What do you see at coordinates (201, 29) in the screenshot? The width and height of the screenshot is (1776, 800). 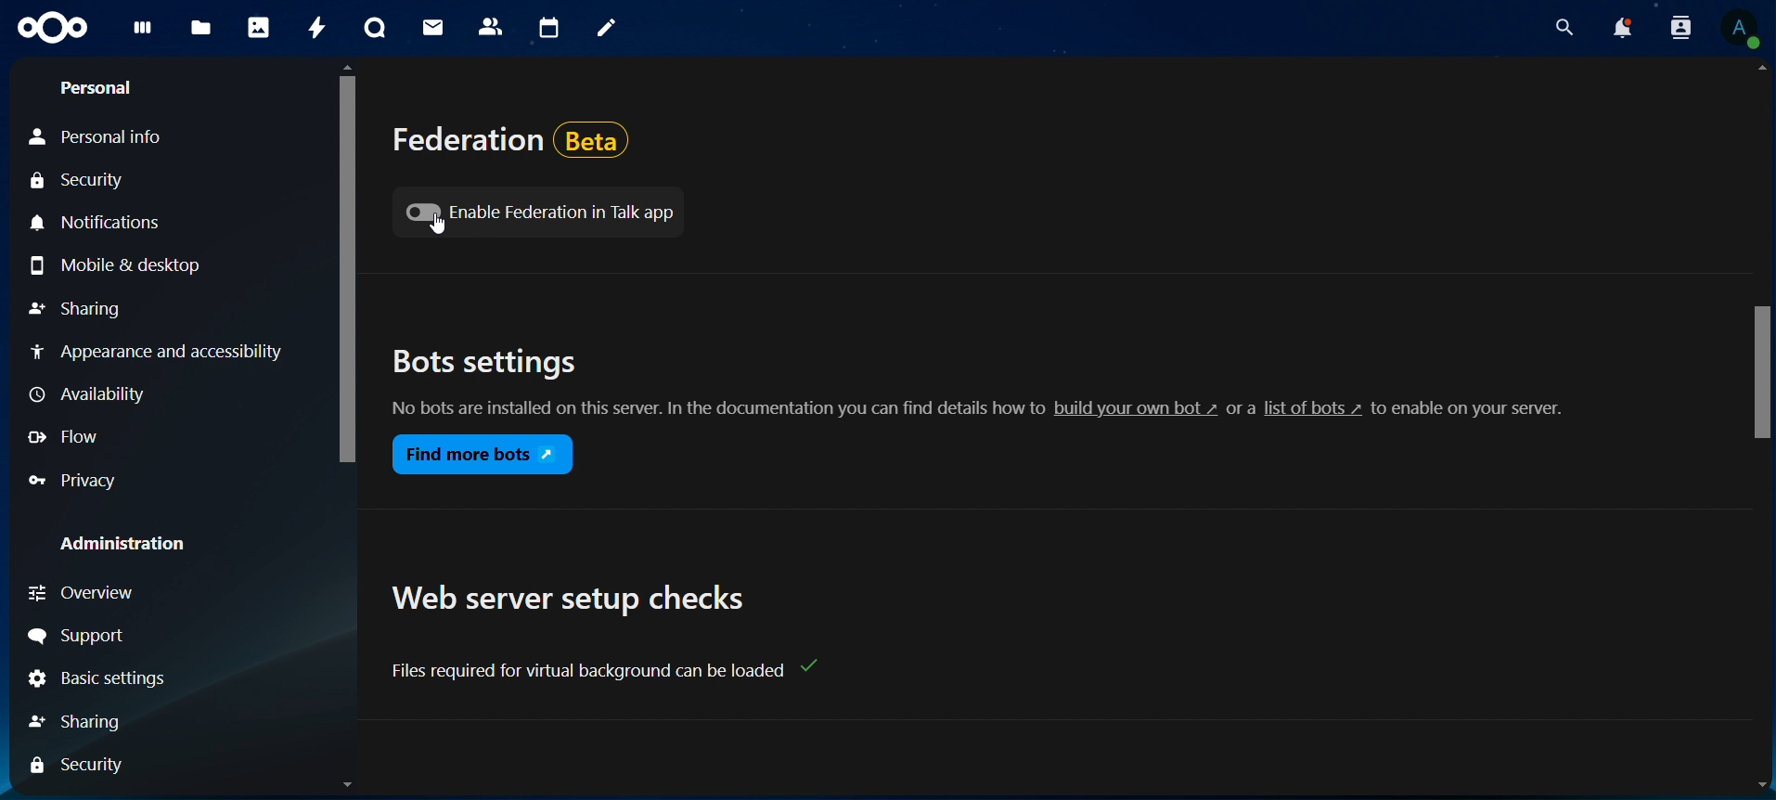 I see `files` at bounding box center [201, 29].